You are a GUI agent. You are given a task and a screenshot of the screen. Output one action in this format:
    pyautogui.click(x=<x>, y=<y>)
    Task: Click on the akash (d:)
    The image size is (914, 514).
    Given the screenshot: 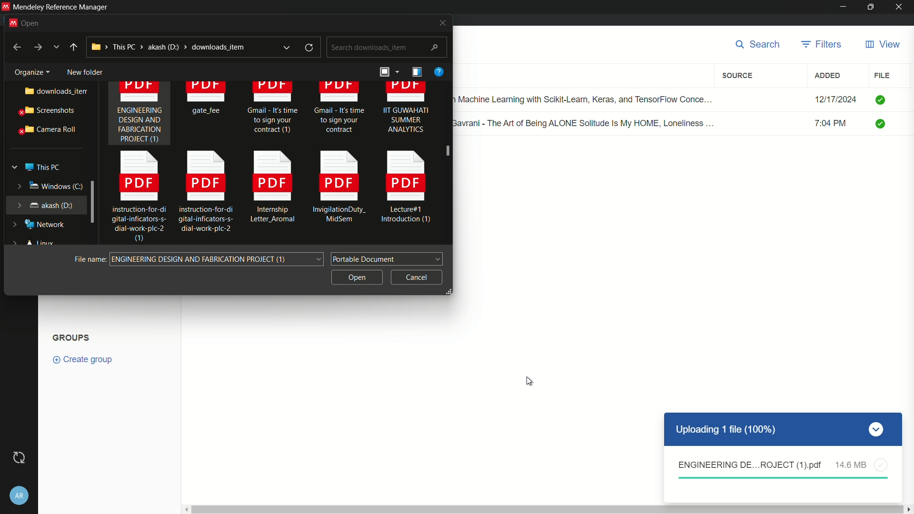 What is the action you would take?
    pyautogui.click(x=44, y=204)
    